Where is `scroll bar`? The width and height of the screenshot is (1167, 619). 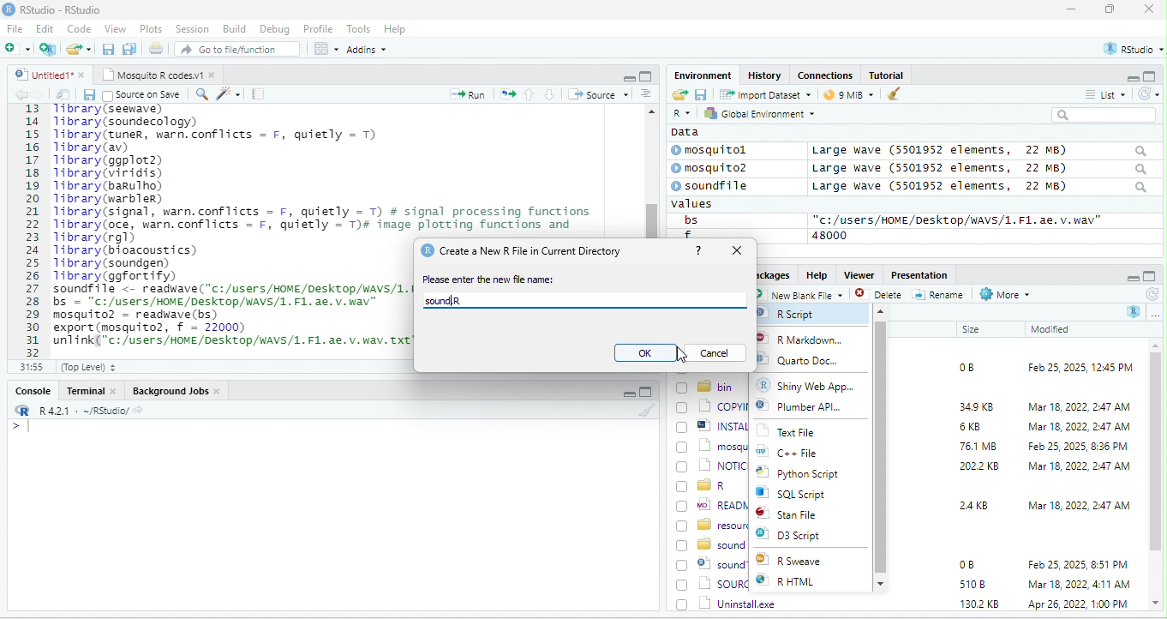 scroll bar is located at coordinates (882, 446).